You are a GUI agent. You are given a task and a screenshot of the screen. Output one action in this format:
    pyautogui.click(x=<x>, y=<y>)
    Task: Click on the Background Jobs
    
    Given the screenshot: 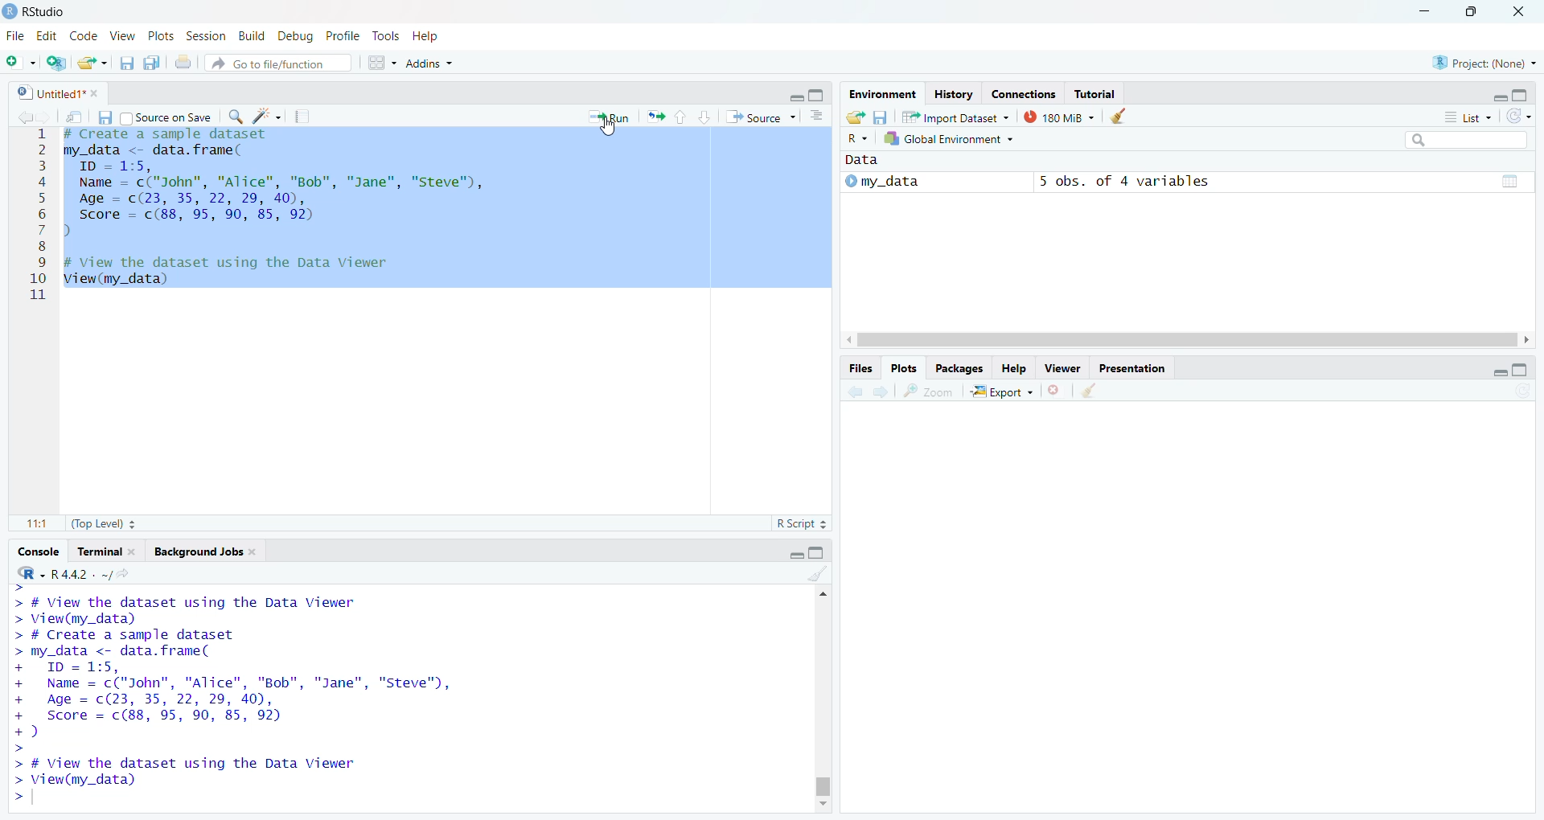 What is the action you would take?
    pyautogui.click(x=208, y=553)
    